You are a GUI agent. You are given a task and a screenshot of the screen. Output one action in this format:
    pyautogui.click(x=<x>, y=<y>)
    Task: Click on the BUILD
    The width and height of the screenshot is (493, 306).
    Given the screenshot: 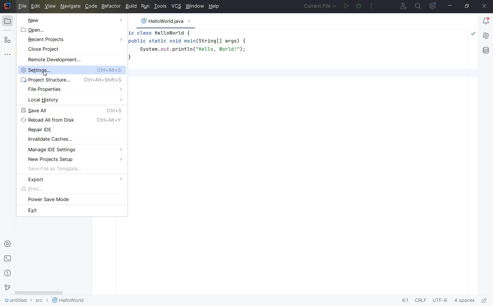 What is the action you would take?
    pyautogui.click(x=131, y=6)
    